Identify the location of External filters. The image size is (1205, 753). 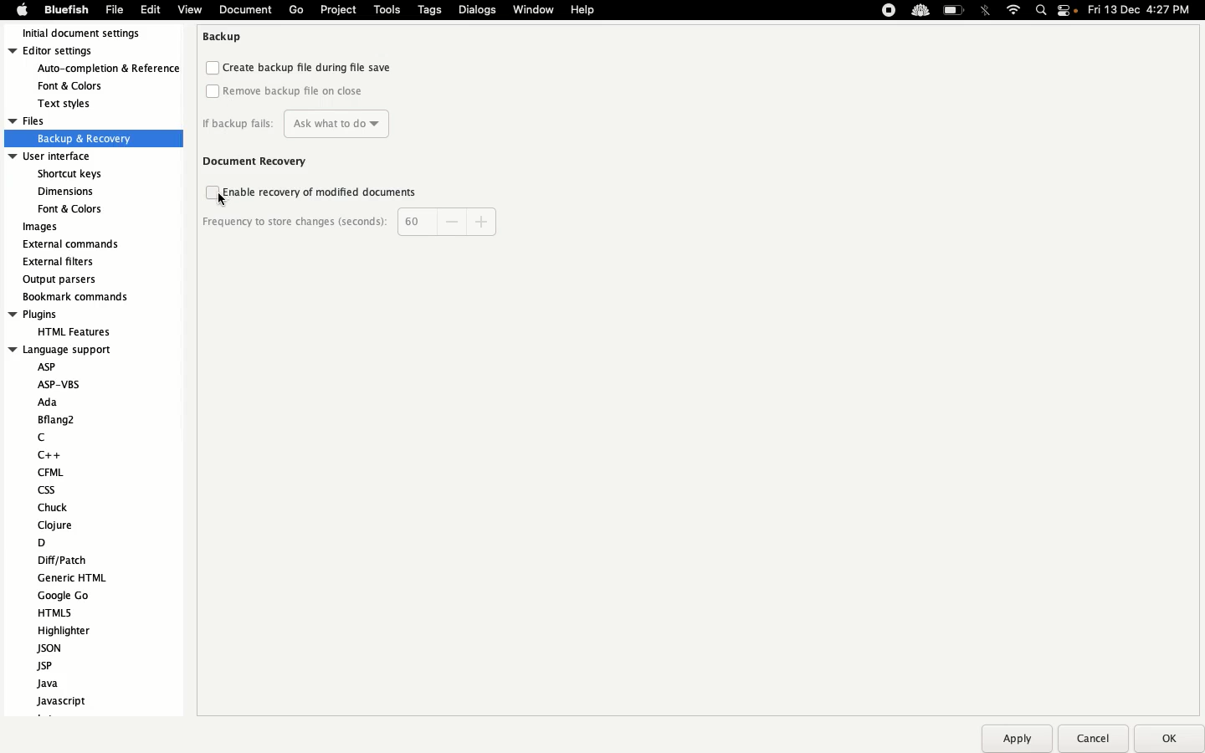
(64, 264).